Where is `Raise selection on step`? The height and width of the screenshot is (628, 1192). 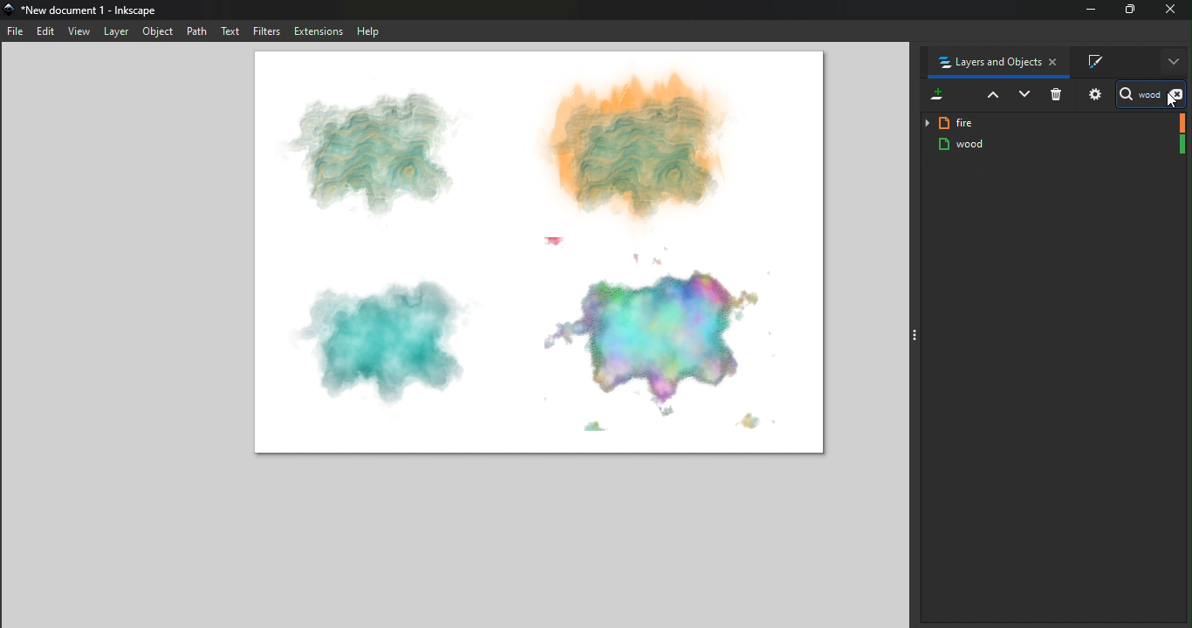
Raise selection on step is located at coordinates (996, 95).